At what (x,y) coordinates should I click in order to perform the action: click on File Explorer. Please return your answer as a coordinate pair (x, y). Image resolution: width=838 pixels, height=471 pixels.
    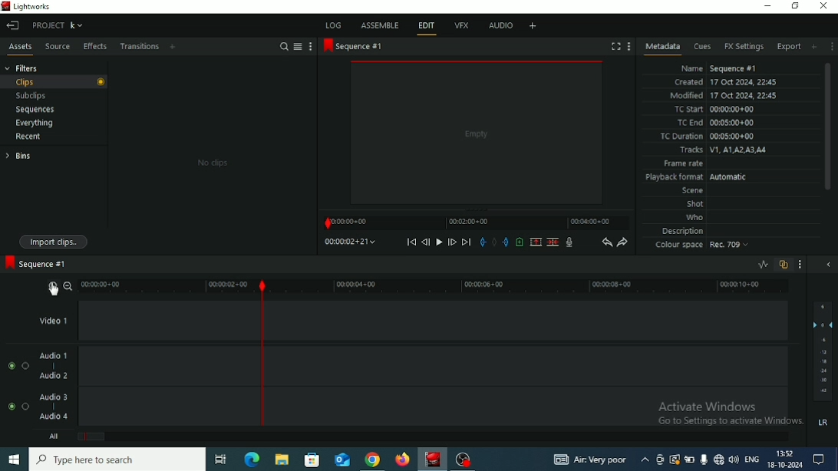
    Looking at the image, I should click on (282, 460).